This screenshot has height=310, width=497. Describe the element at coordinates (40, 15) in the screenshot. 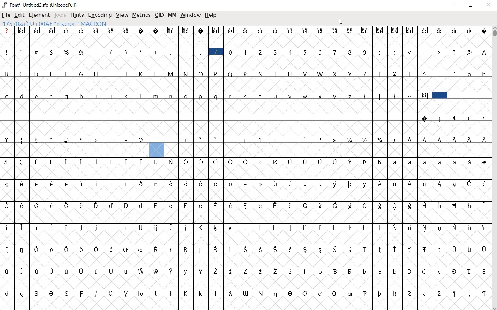

I see `element` at that location.